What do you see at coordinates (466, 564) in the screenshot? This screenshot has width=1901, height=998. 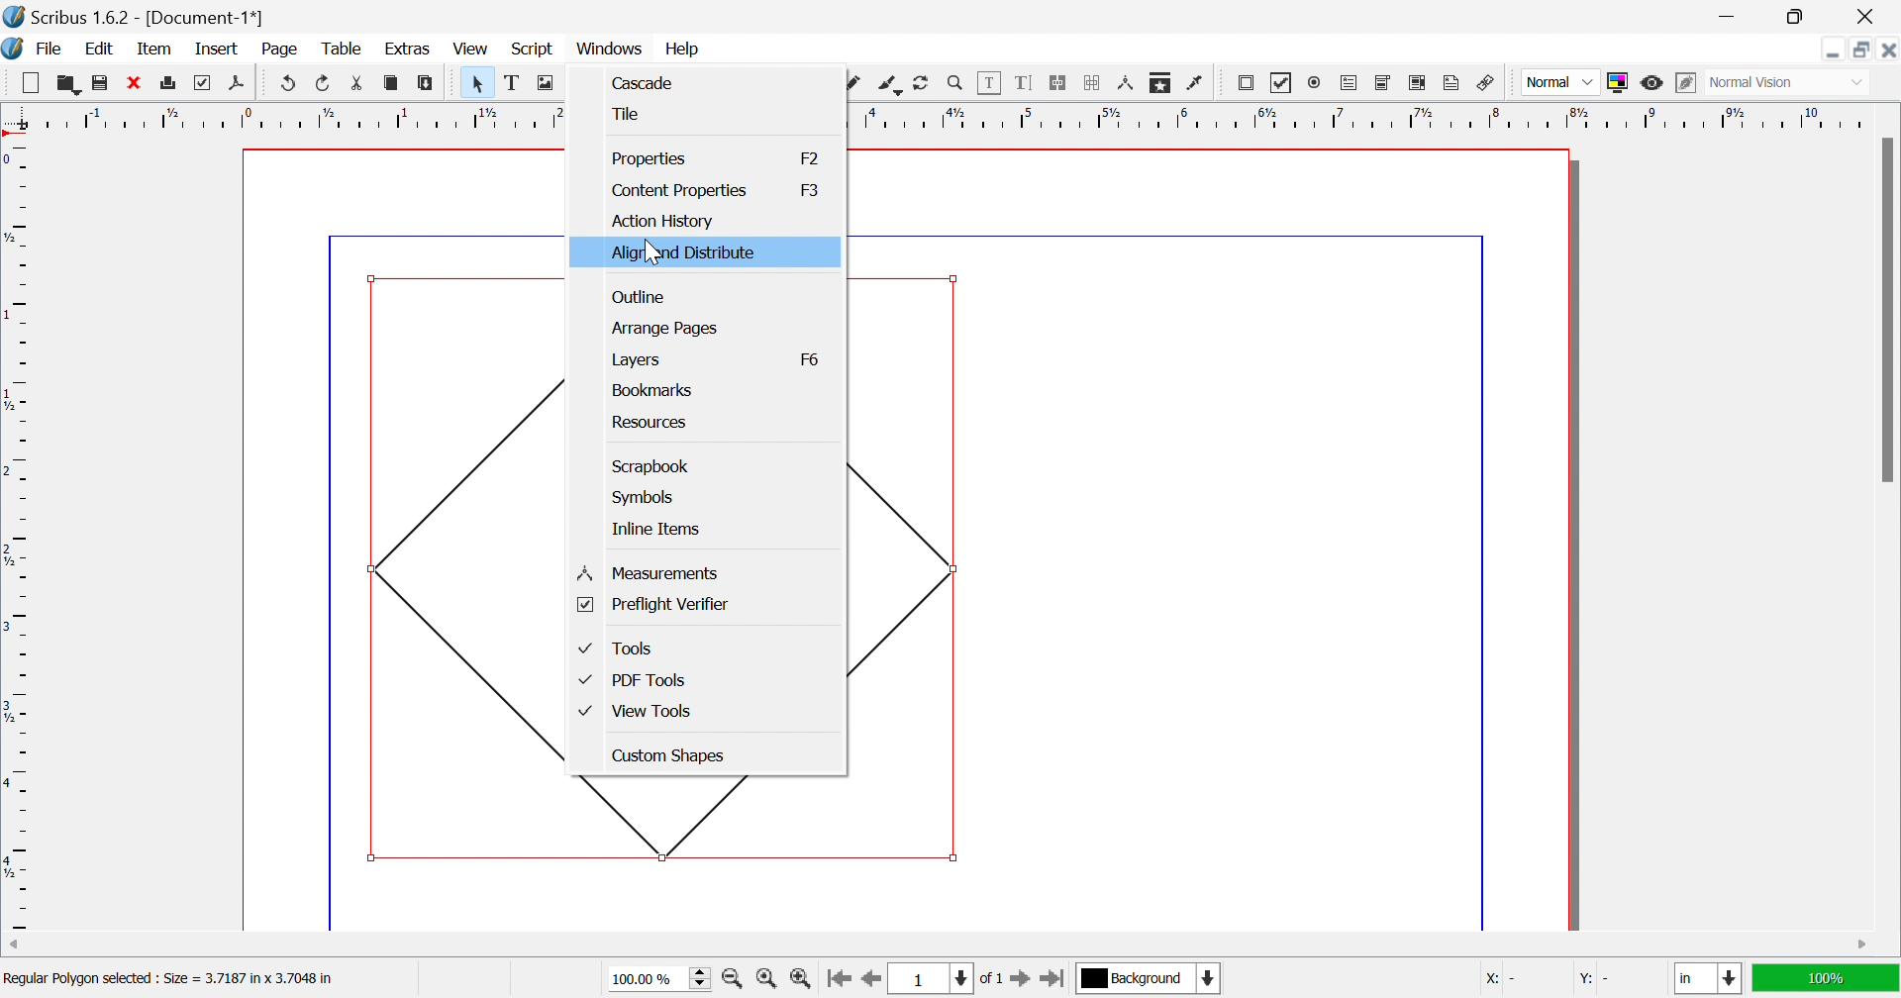 I see `Shape` at bounding box center [466, 564].